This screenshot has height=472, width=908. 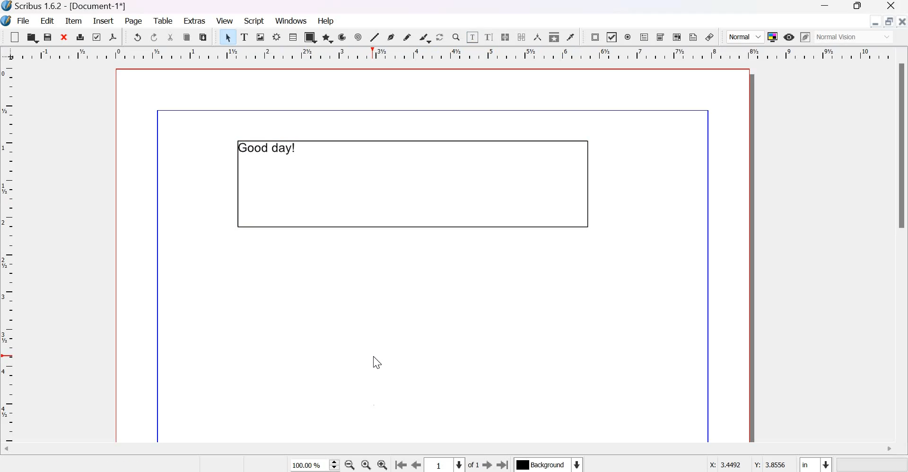 What do you see at coordinates (384, 465) in the screenshot?
I see `` at bounding box center [384, 465].